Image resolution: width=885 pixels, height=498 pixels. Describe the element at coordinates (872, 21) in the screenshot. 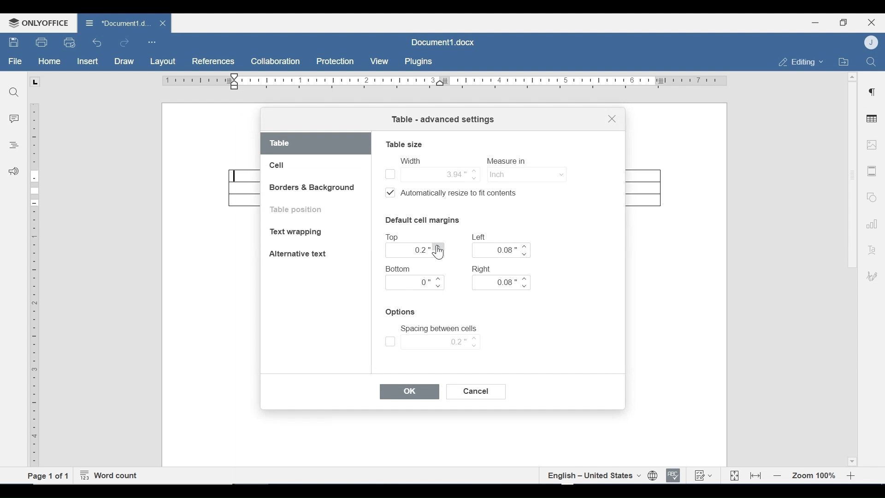

I see `Close` at that location.